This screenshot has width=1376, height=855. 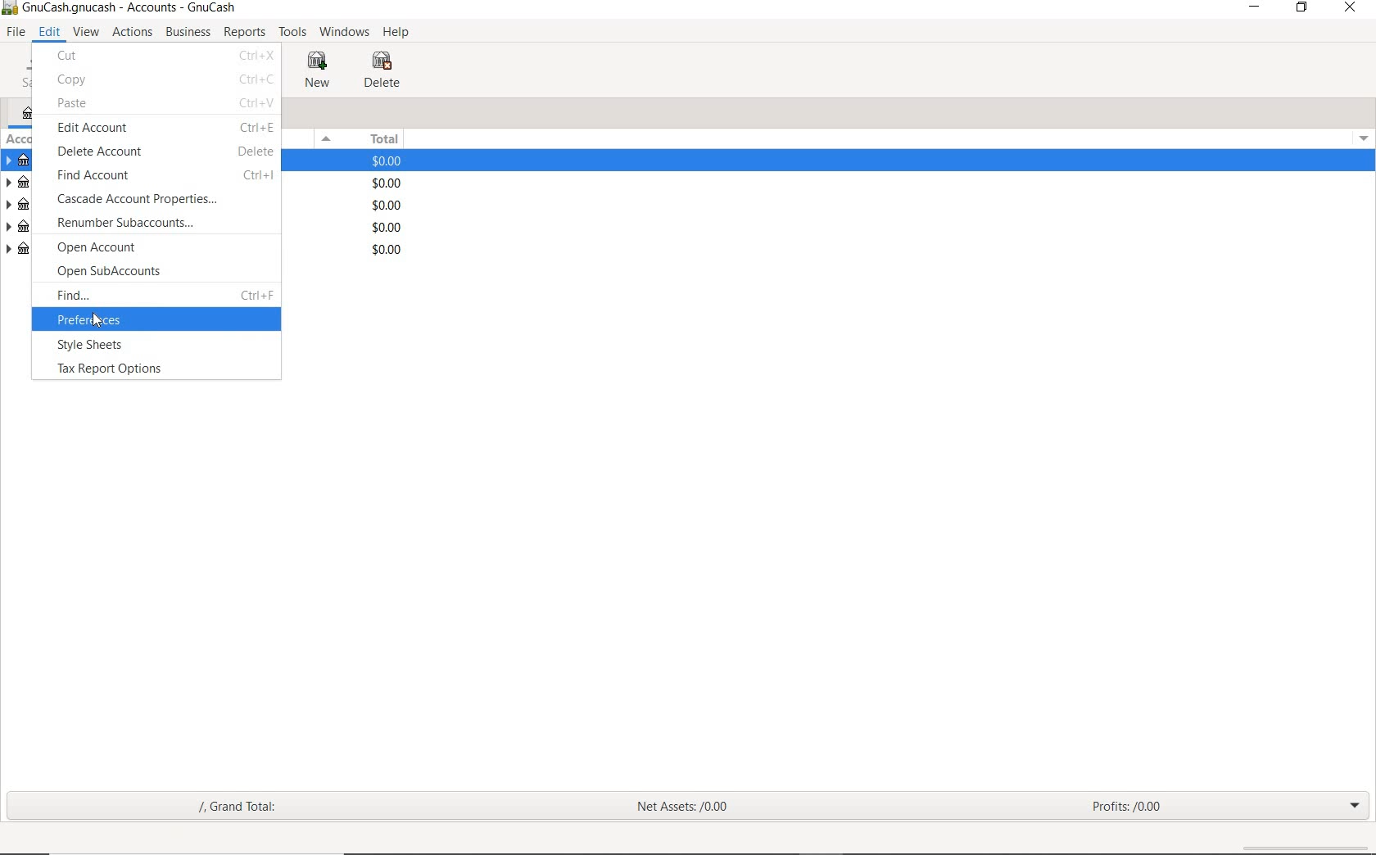 I want to click on , so click(x=258, y=179).